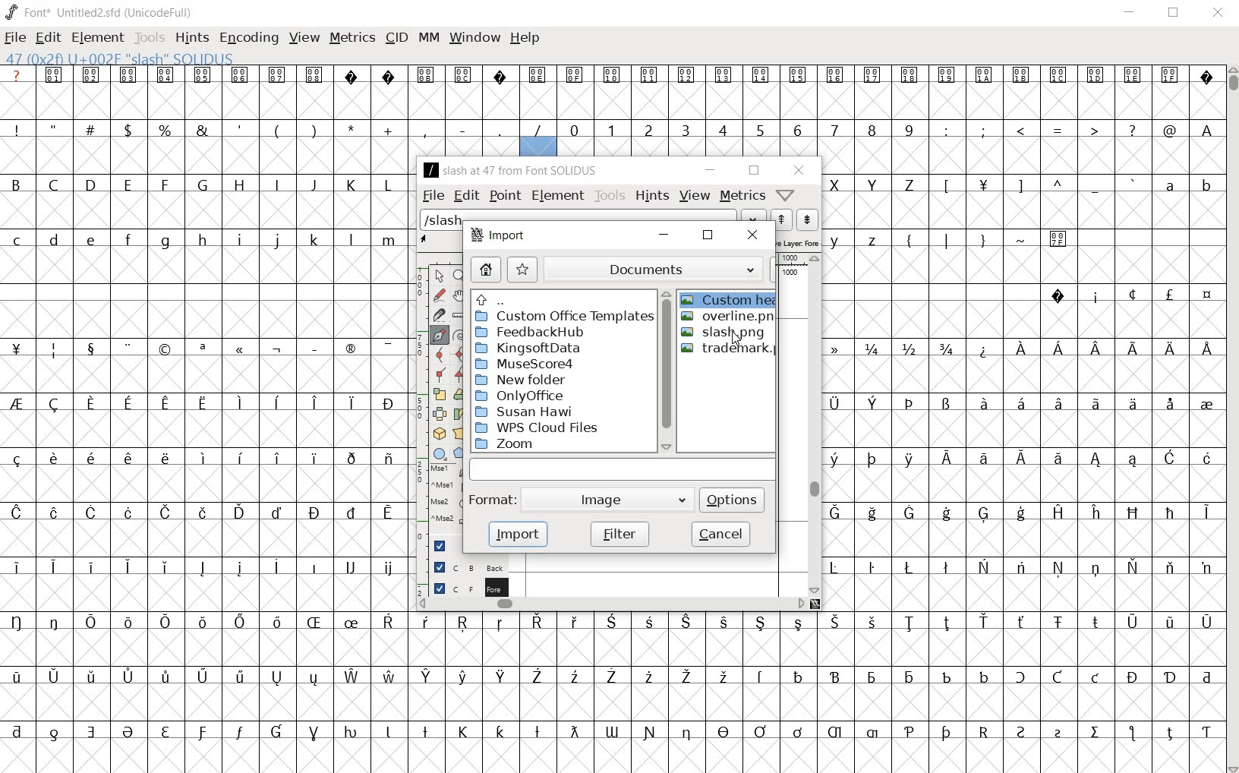 The image size is (1239, 773). What do you see at coordinates (522, 270) in the screenshot?
I see `star` at bounding box center [522, 270].